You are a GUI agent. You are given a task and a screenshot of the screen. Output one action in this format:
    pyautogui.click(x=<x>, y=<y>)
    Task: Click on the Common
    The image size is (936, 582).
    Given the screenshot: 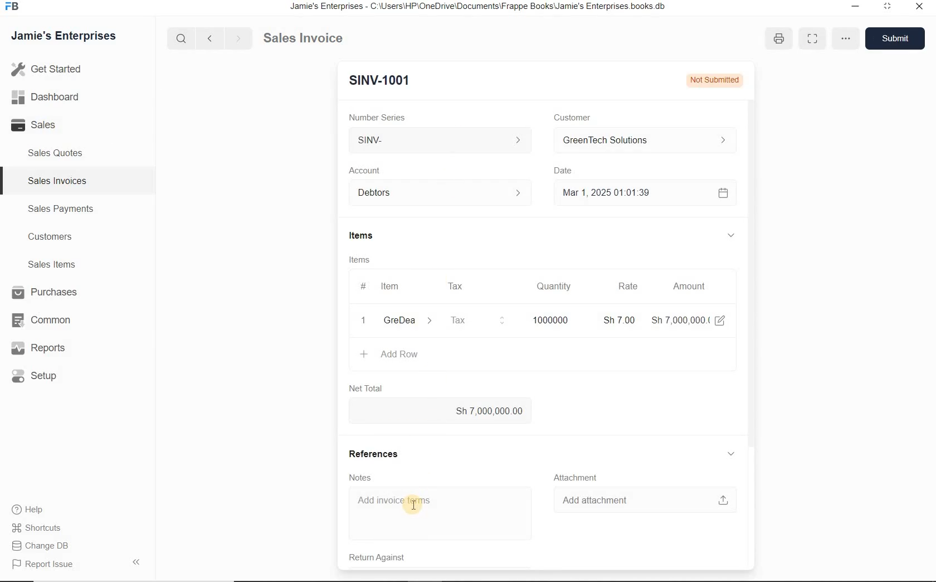 What is the action you would take?
    pyautogui.click(x=40, y=319)
    